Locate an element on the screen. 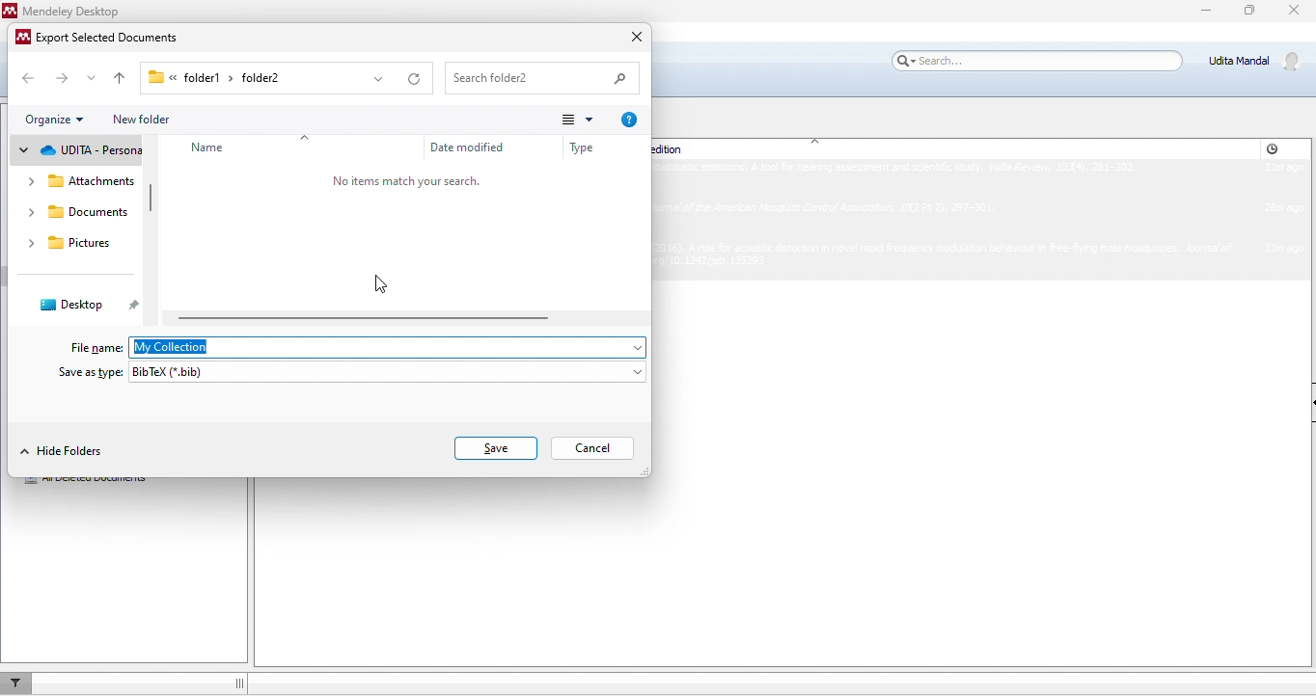 This screenshot has height=696, width=1316. search is located at coordinates (1033, 61).